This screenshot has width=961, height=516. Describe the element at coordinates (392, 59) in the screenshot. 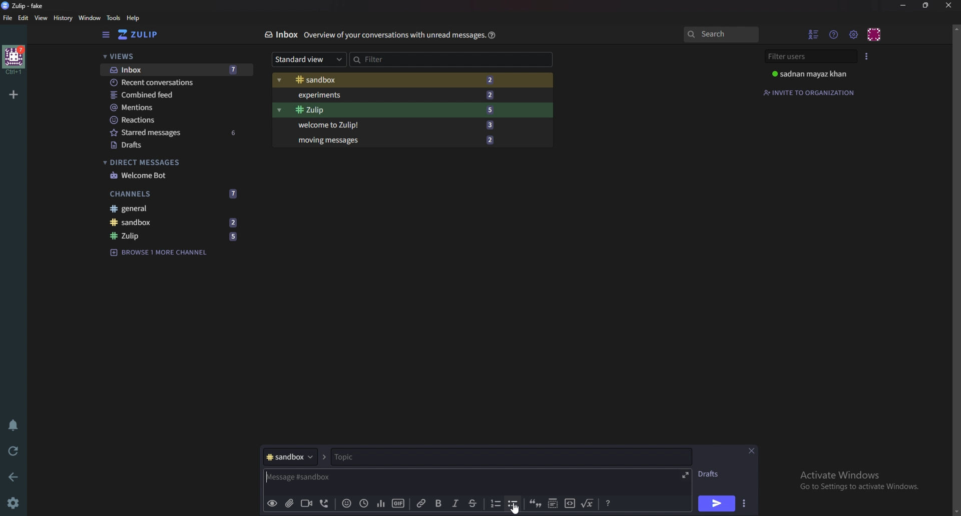

I see `Filter` at that location.